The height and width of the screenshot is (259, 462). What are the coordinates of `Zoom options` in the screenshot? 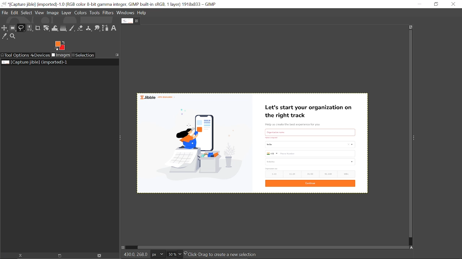 It's located at (180, 254).